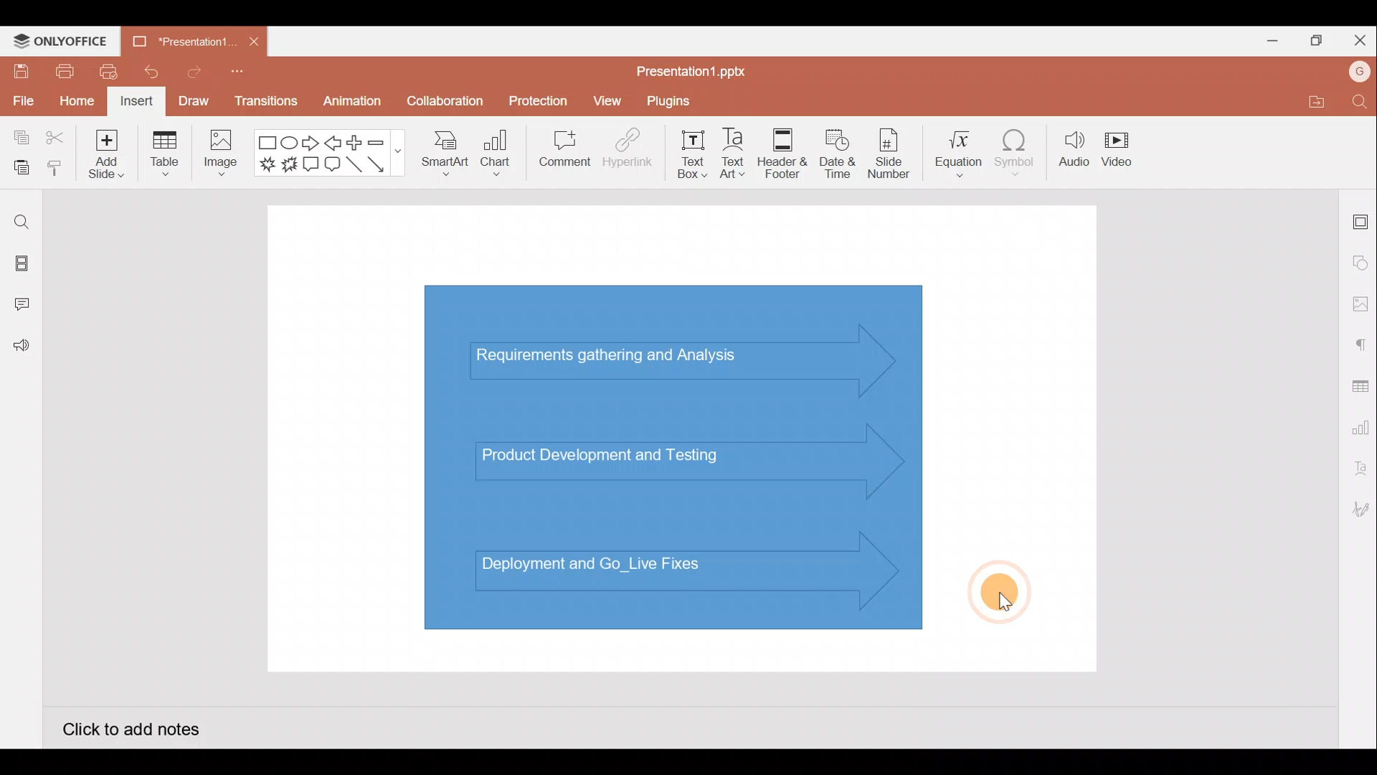 The height and width of the screenshot is (775, 1377). I want to click on Minus, so click(384, 141).